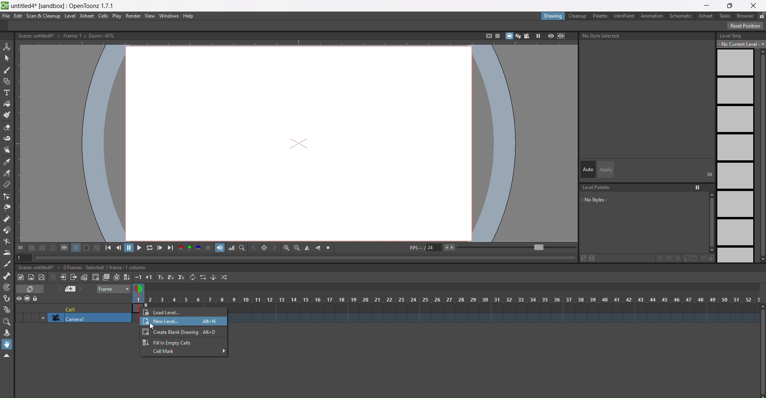 Image resolution: width=766 pixels, height=398 pixels. Describe the element at coordinates (182, 331) in the screenshot. I see `create blank drawing` at that location.